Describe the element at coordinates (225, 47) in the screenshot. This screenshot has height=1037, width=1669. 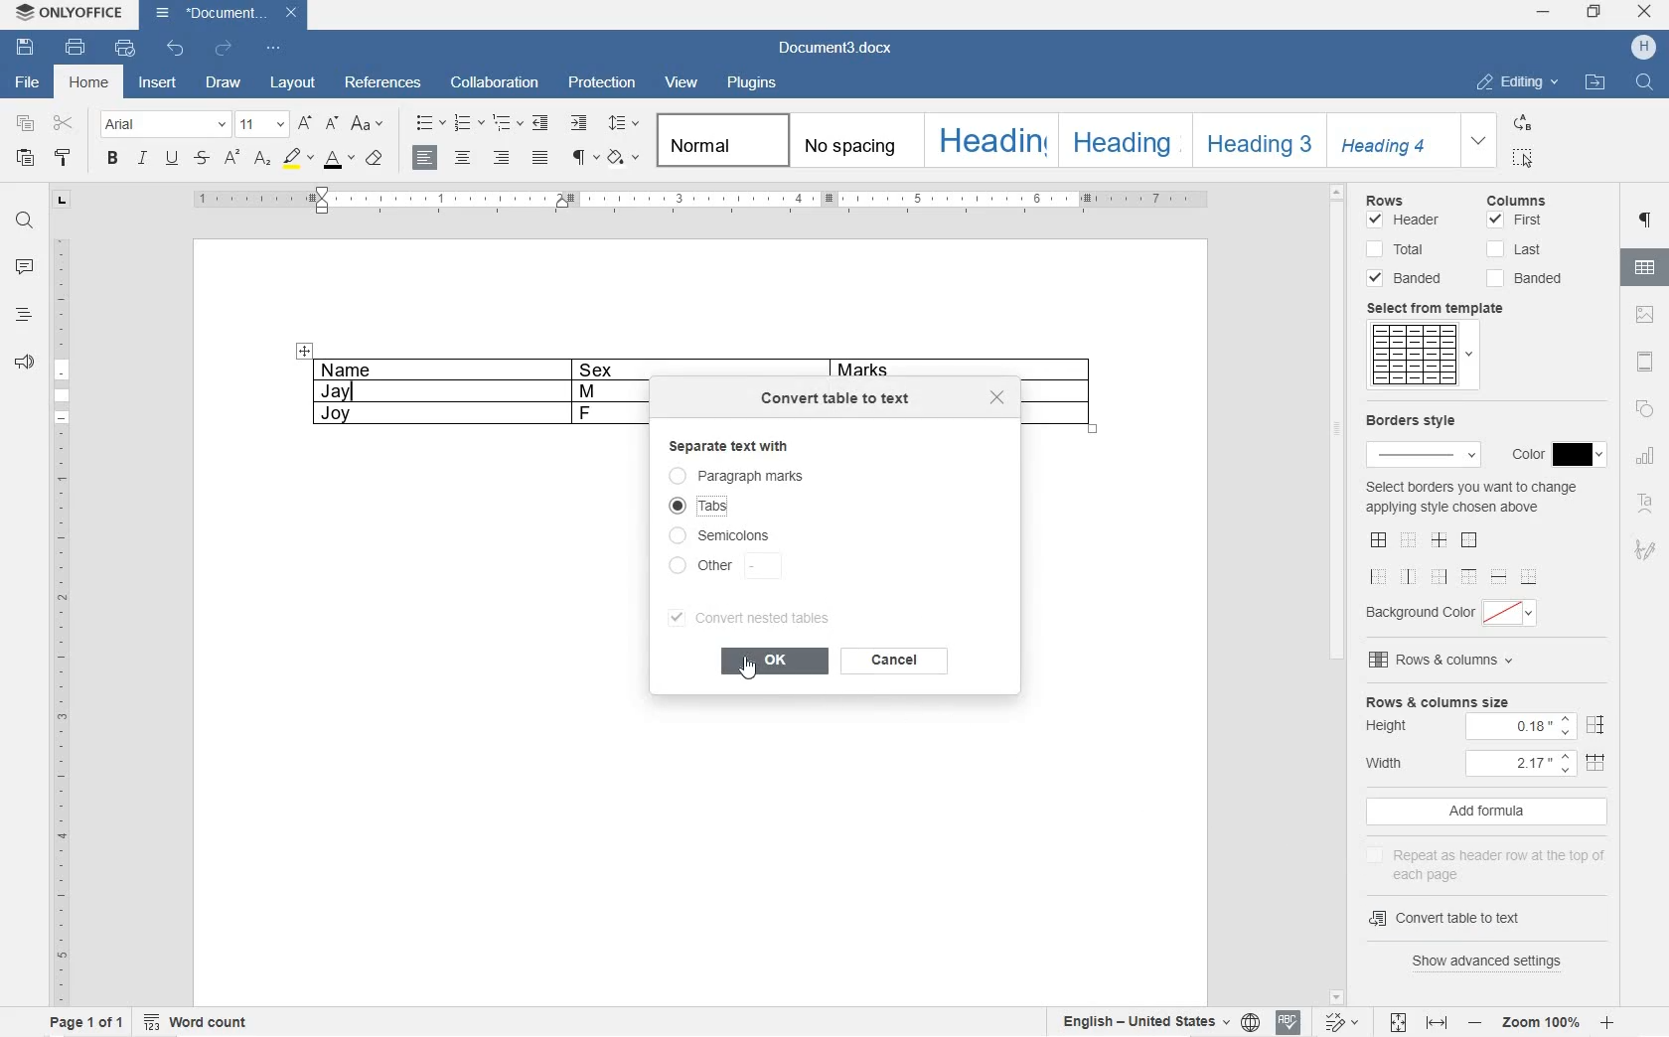
I see `REDO` at that location.